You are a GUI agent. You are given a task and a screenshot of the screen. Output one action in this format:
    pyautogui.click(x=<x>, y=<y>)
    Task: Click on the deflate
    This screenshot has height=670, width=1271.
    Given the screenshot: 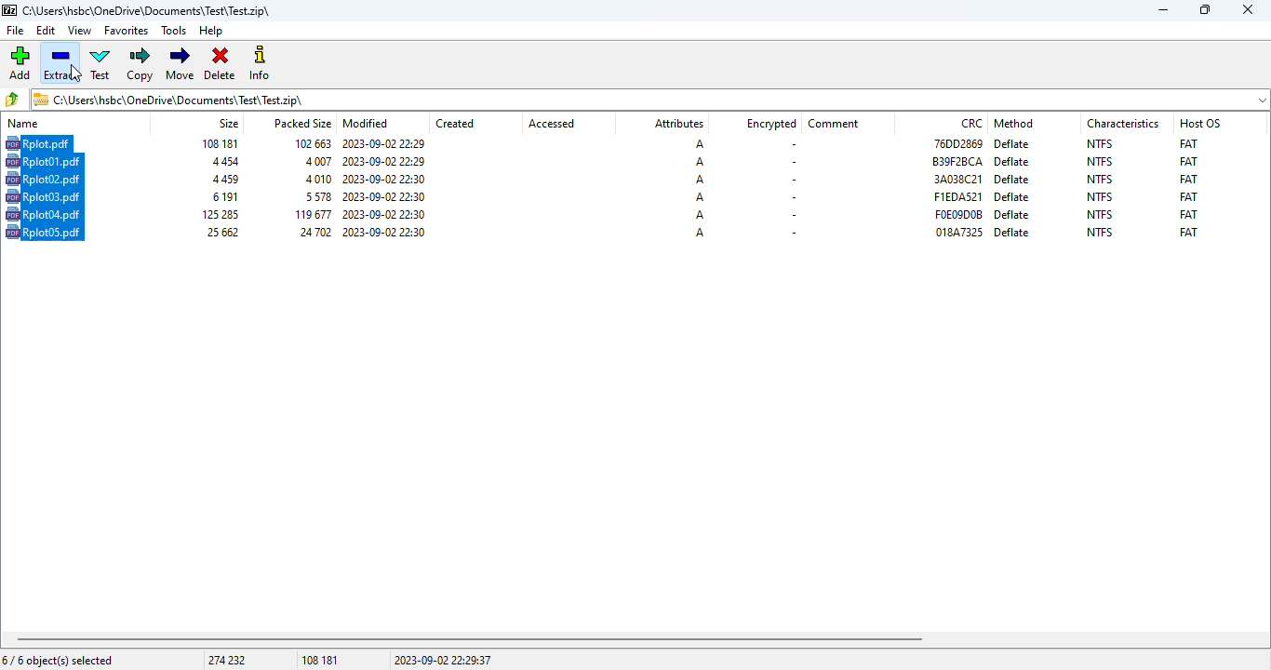 What is the action you would take?
    pyautogui.click(x=1011, y=197)
    